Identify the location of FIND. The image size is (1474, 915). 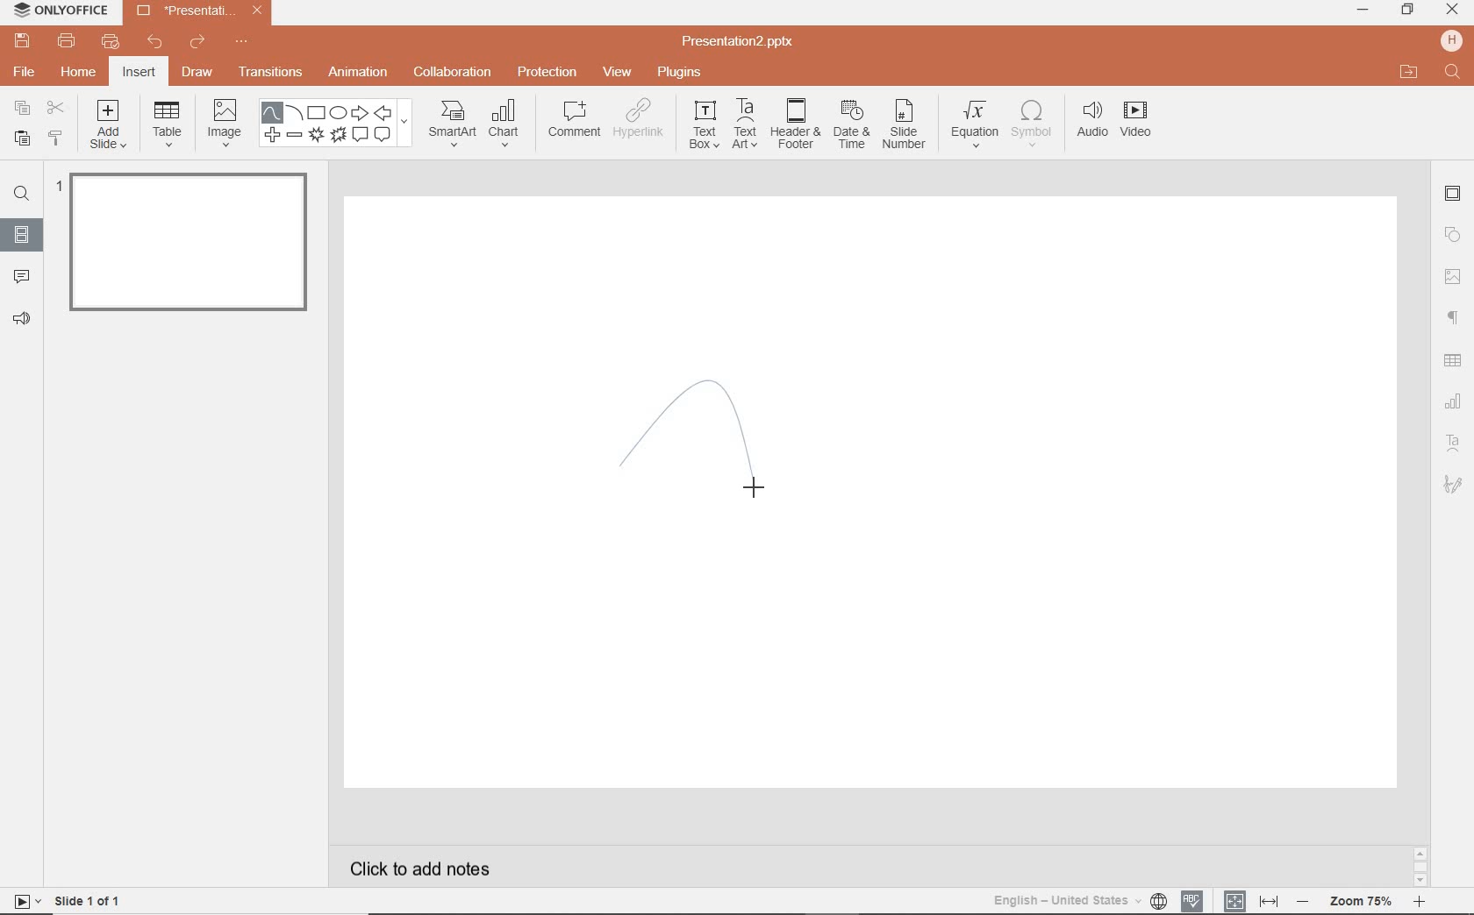
(25, 194).